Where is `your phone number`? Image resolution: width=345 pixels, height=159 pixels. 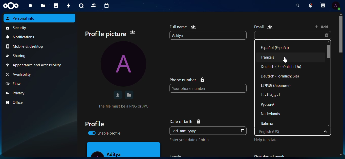
your phone number is located at coordinates (197, 88).